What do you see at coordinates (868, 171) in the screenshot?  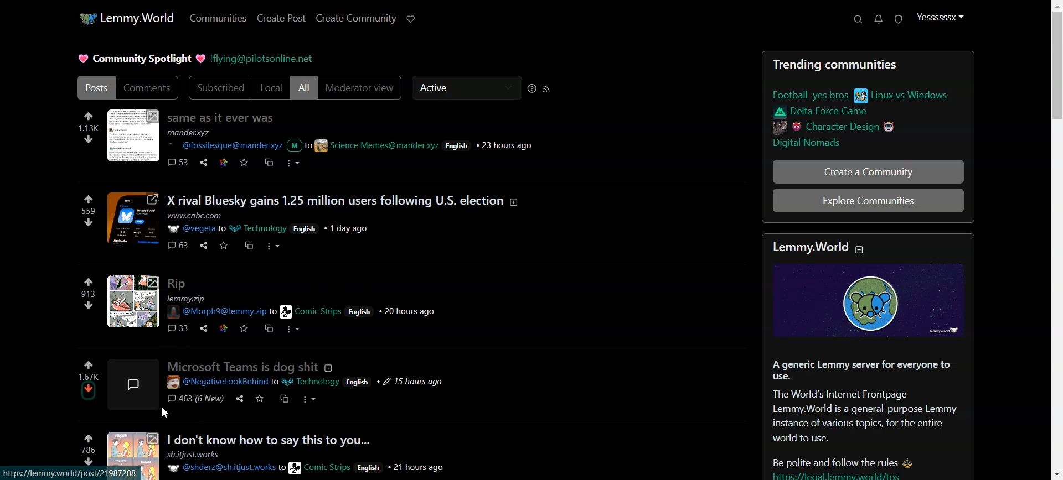 I see `Create a Community` at bounding box center [868, 171].